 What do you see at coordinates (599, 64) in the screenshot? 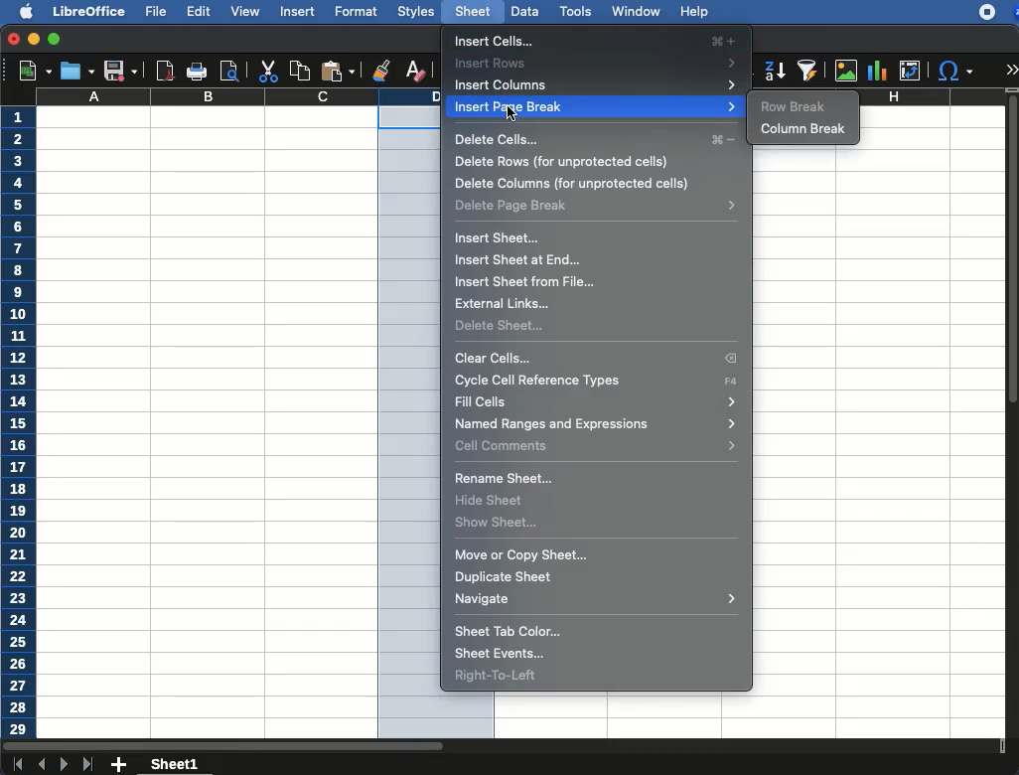
I see `insert rows` at bounding box center [599, 64].